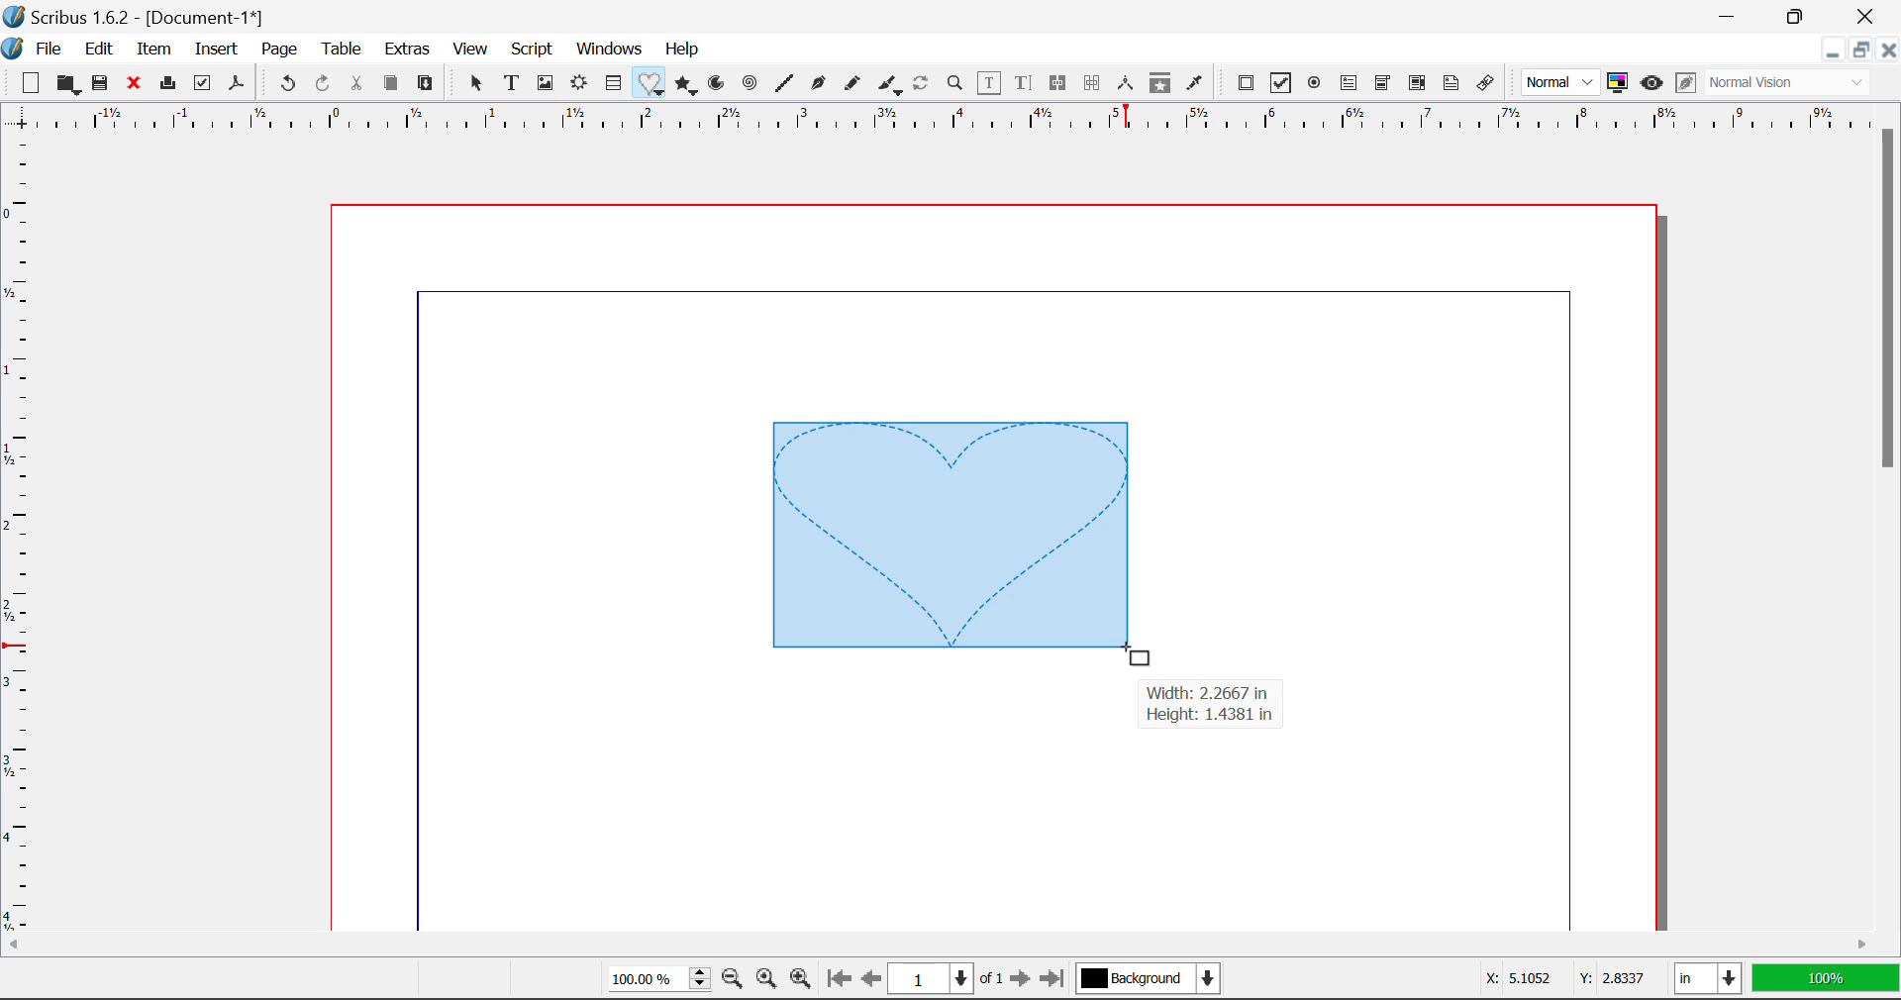  What do you see at coordinates (890, 87) in the screenshot?
I see `Calligraphic Curve` at bounding box center [890, 87].